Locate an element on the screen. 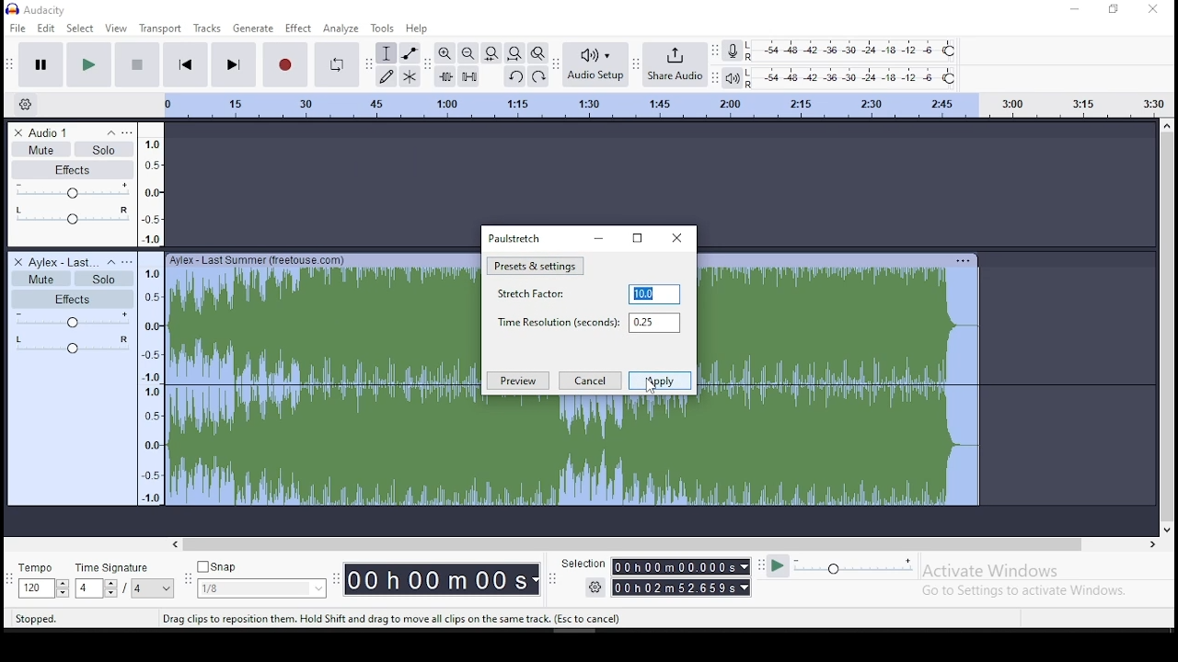  minimize is located at coordinates (599, 238).